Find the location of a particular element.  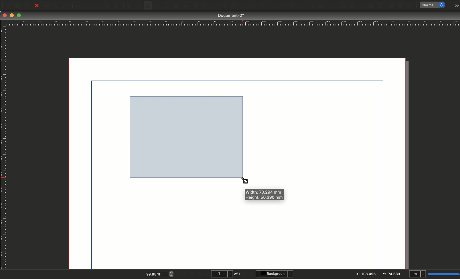

Ruler is located at coordinates (4, 148).